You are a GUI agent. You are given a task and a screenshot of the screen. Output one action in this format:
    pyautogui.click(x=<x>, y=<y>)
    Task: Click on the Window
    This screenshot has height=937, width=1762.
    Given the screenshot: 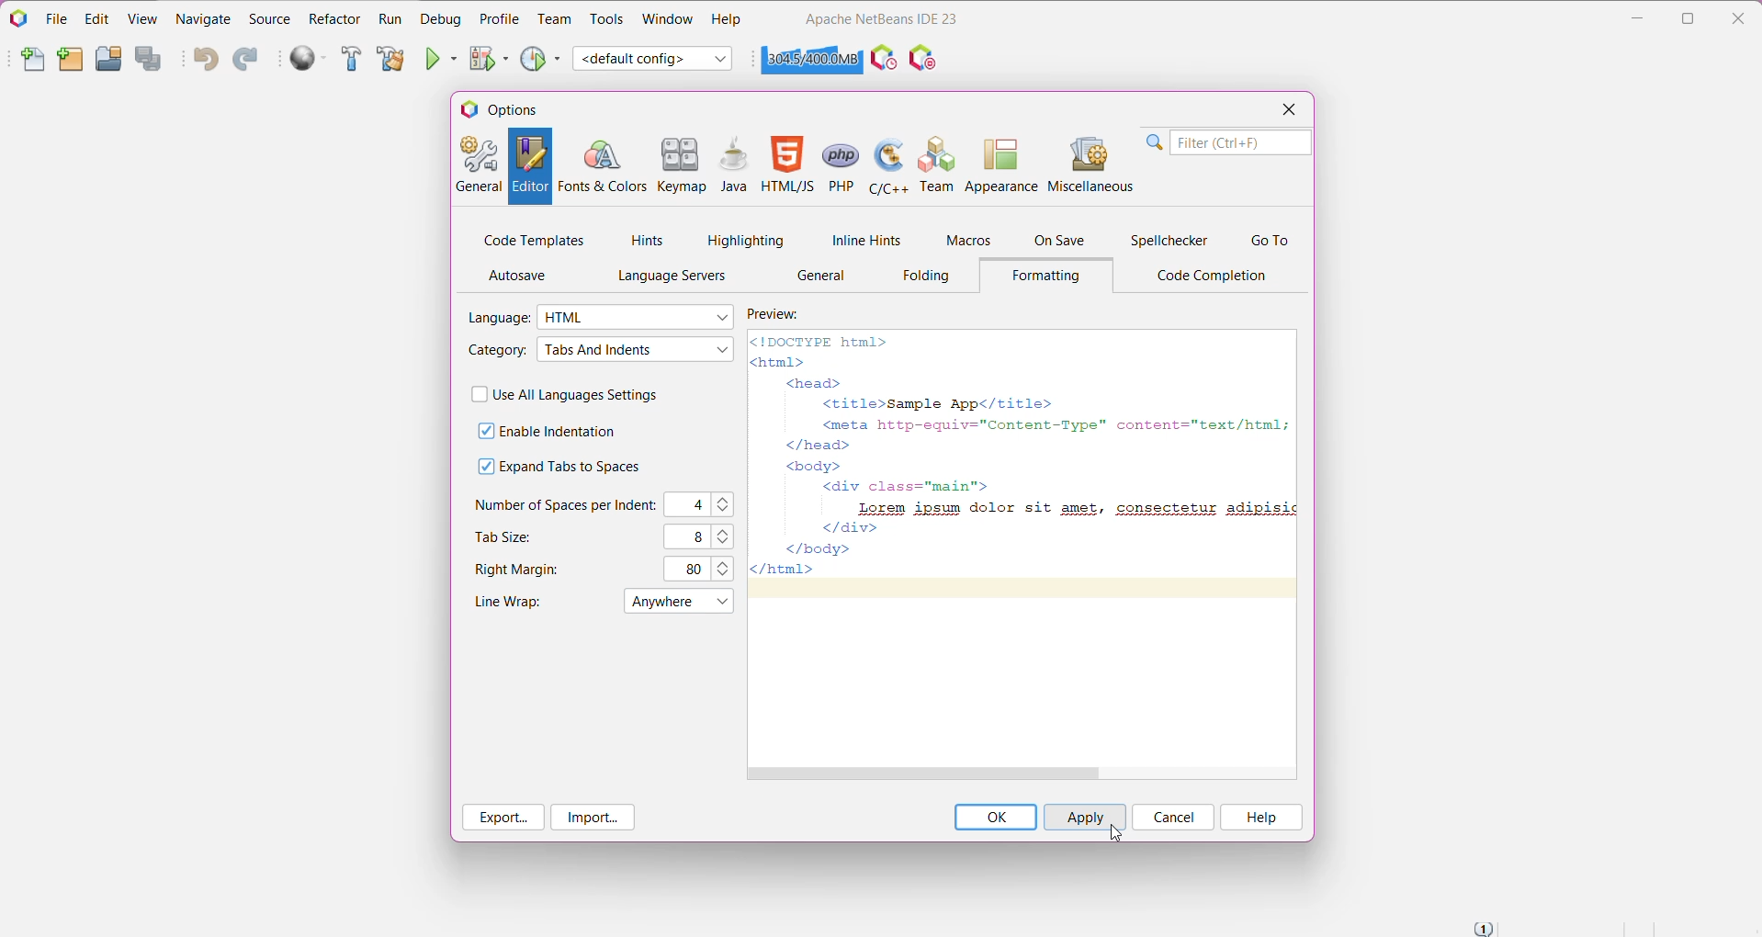 What is the action you would take?
    pyautogui.click(x=666, y=18)
    